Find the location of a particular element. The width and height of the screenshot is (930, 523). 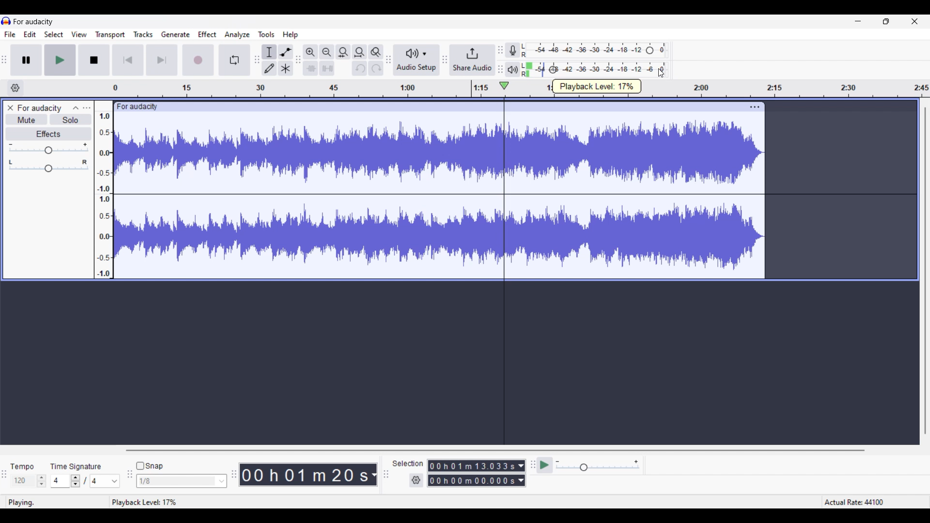

Trim audio outside selection is located at coordinates (310, 68).